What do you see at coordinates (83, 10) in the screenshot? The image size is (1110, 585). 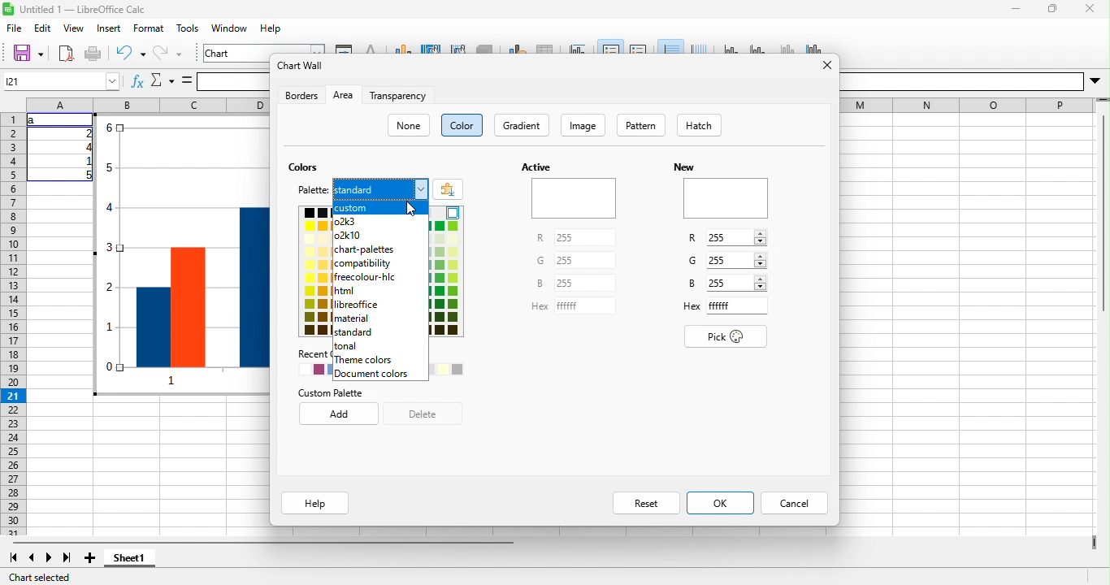 I see `Untitled 1 — LibreOffice Calc` at bounding box center [83, 10].